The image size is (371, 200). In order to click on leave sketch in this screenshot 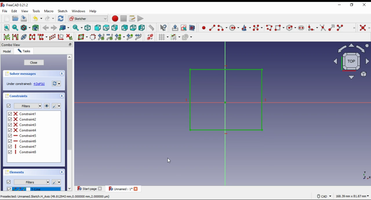, I will do `click(175, 28)`.